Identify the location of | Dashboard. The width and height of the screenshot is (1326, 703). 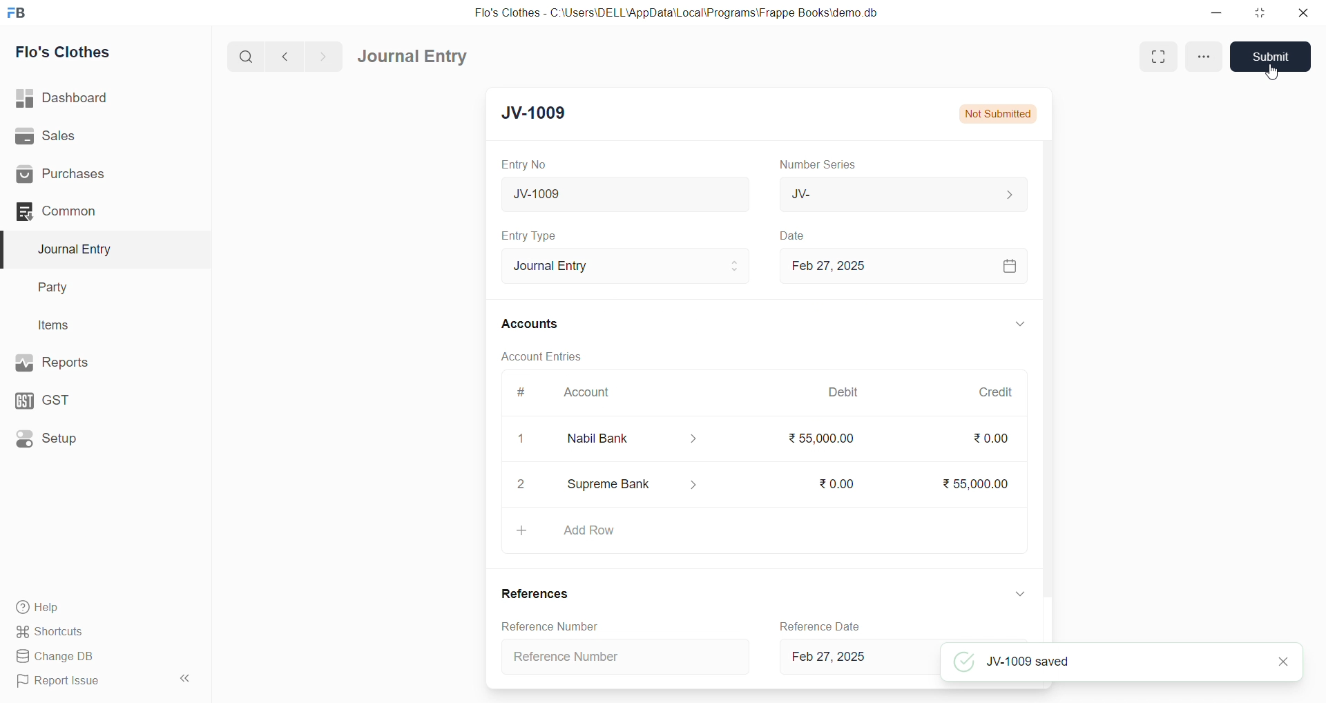
(75, 99).